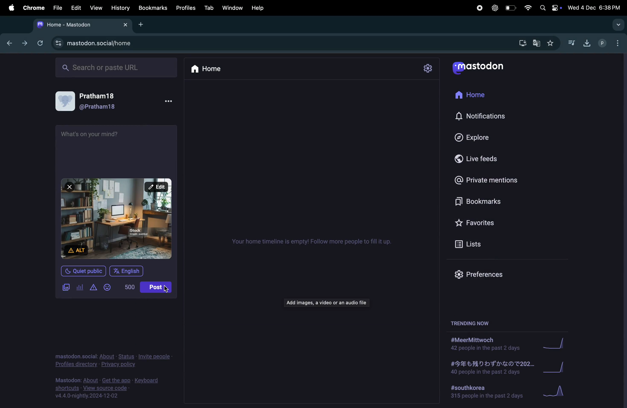  I want to click on Cursor, so click(167, 289).